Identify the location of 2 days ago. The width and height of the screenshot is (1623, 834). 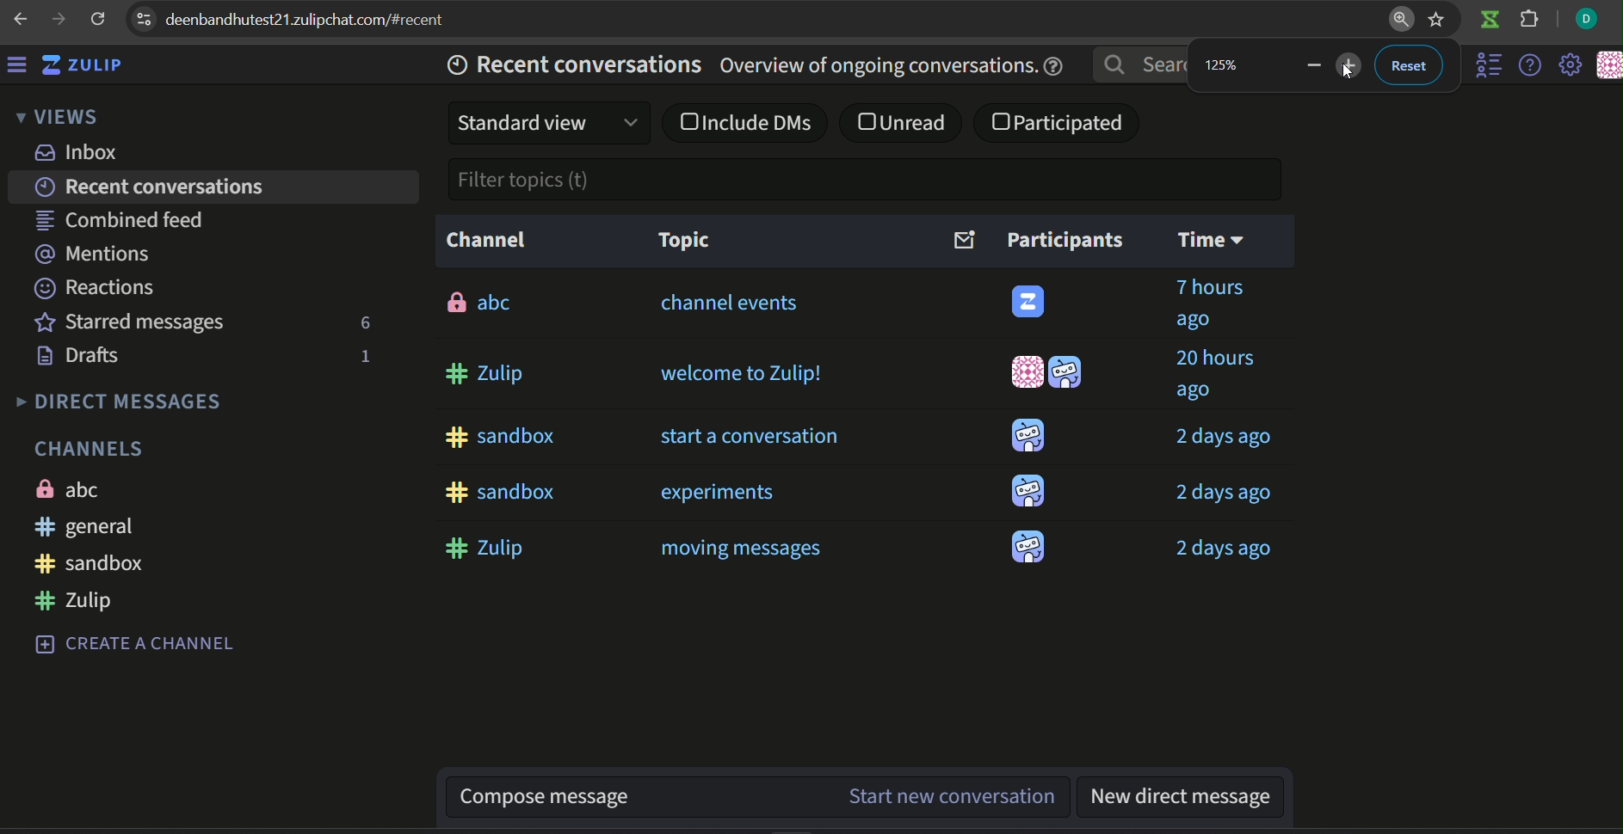
(1219, 494).